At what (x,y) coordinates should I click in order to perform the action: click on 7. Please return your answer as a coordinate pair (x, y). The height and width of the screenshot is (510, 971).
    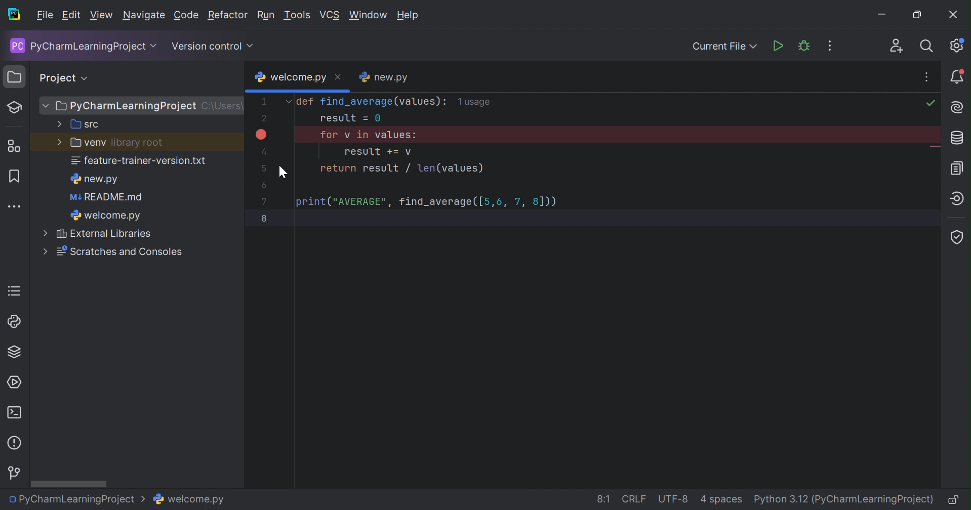
    Looking at the image, I should click on (266, 202).